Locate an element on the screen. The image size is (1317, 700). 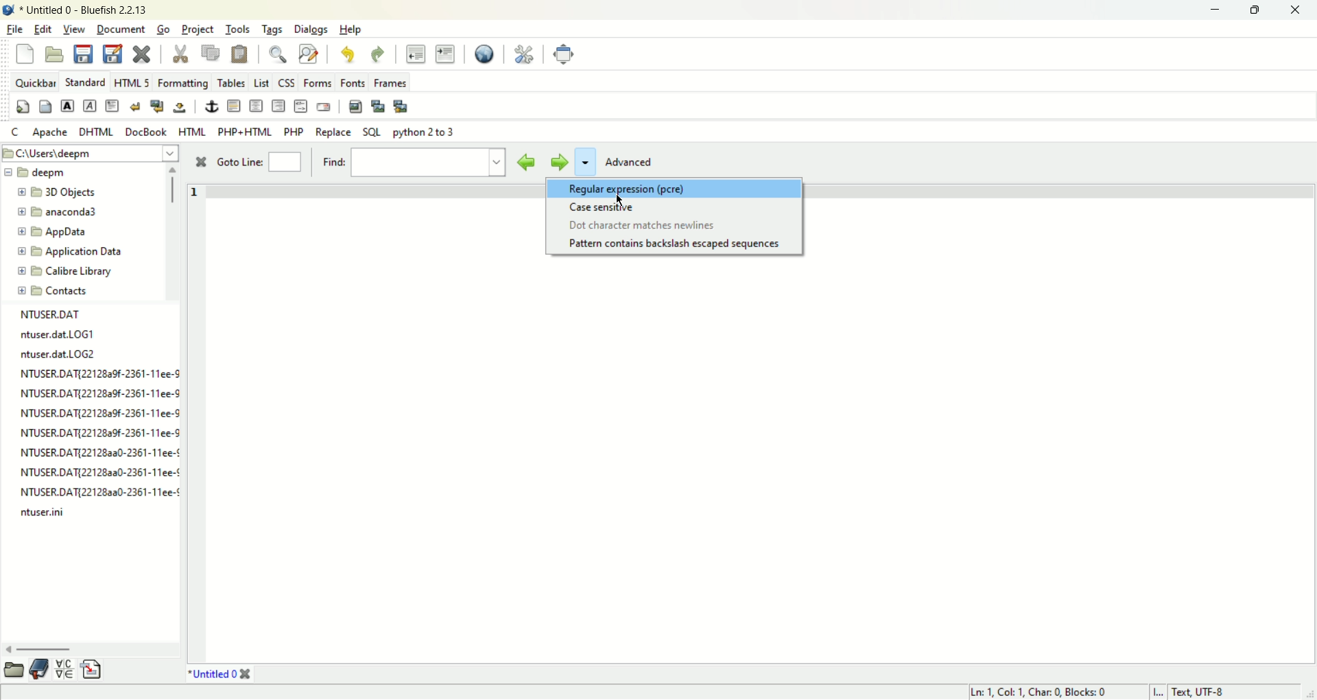
SQL is located at coordinates (372, 132).